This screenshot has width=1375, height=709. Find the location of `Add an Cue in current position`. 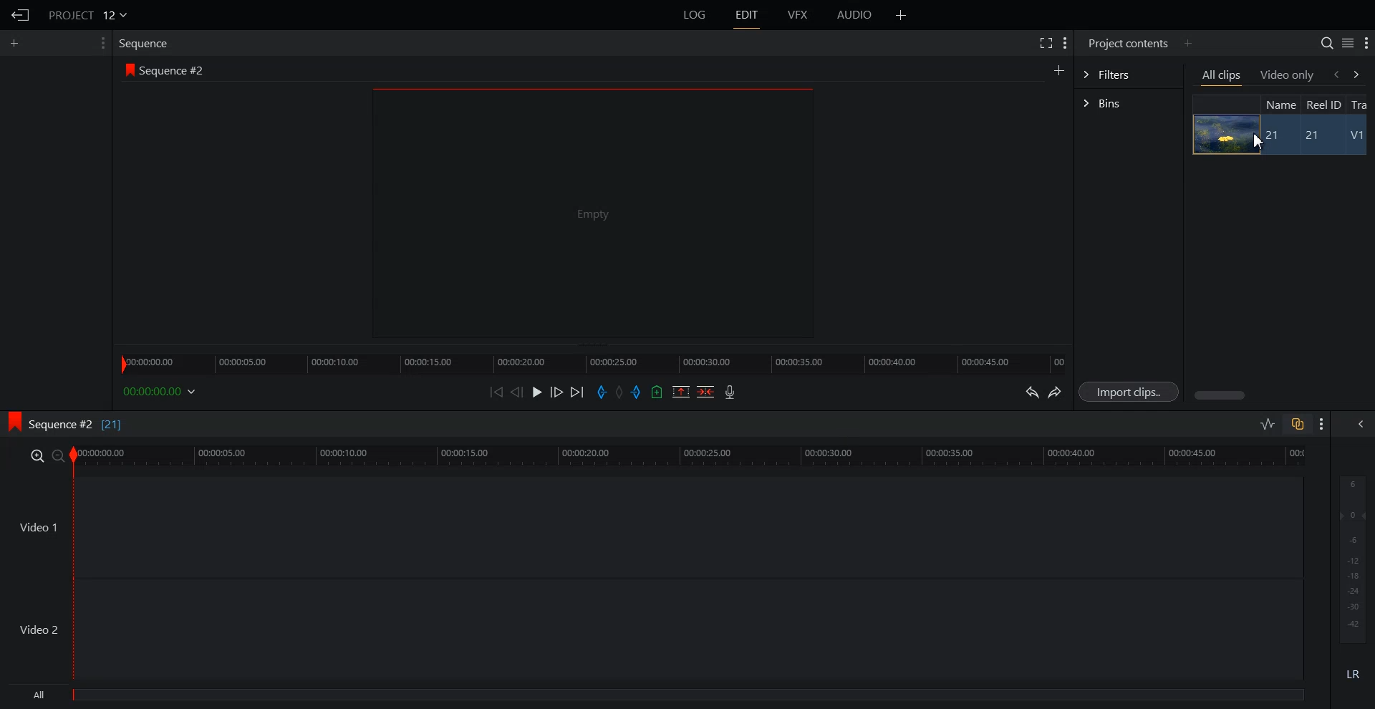

Add an Cue in current position is located at coordinates (657, 392).